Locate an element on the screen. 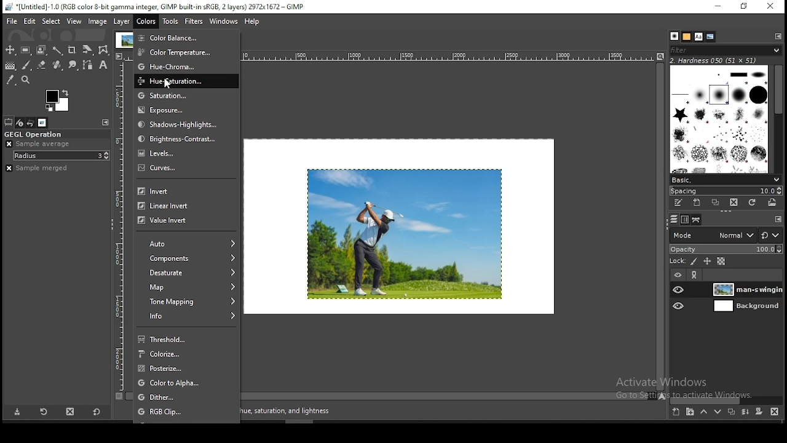 Image resolution: width=787 pixels, height=443 pixels. delete layer is located at coordinates (775, 412).